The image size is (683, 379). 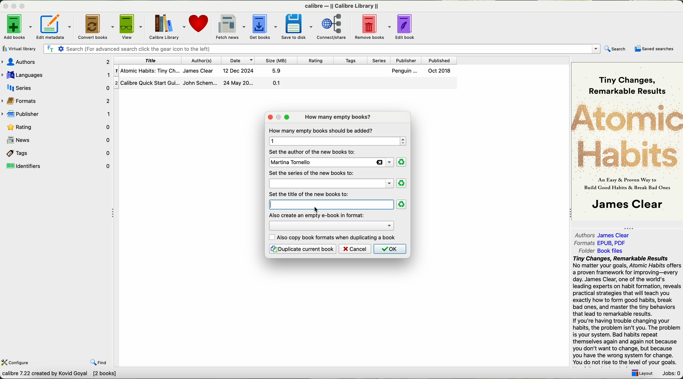 I want to click on series, so click(x=55, y=88).